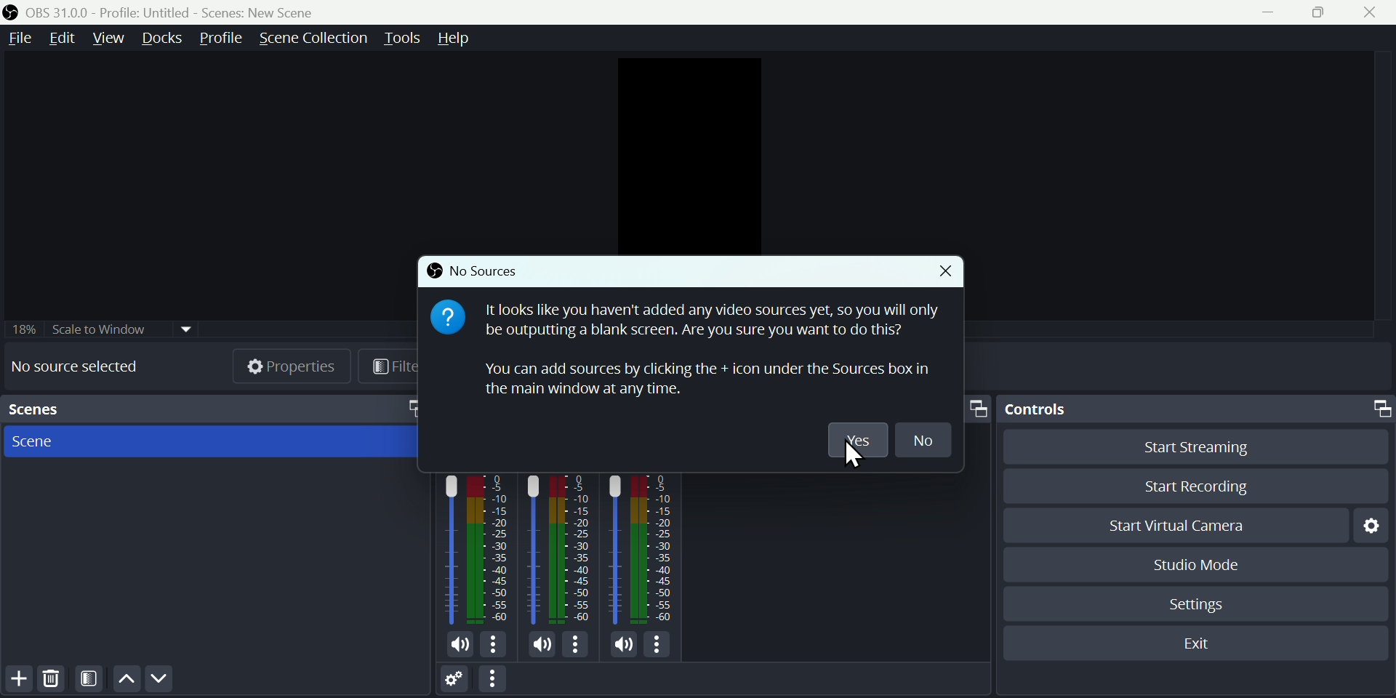 This screenshot has width=1396, height=698. I want to click on Tools, so click(401, 39).